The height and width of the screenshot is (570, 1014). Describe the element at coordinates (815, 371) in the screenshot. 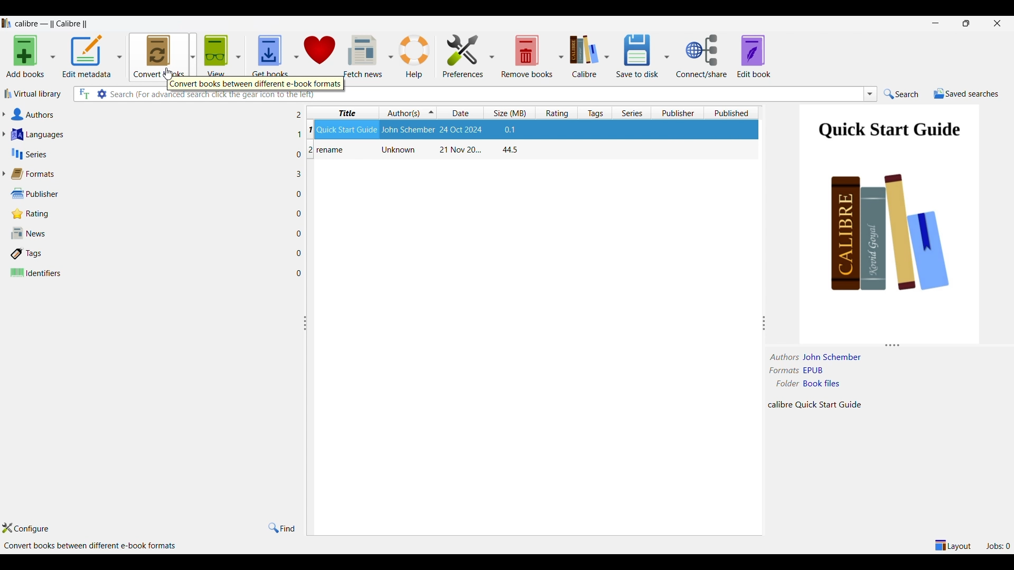

I see `EPUB` at that location.